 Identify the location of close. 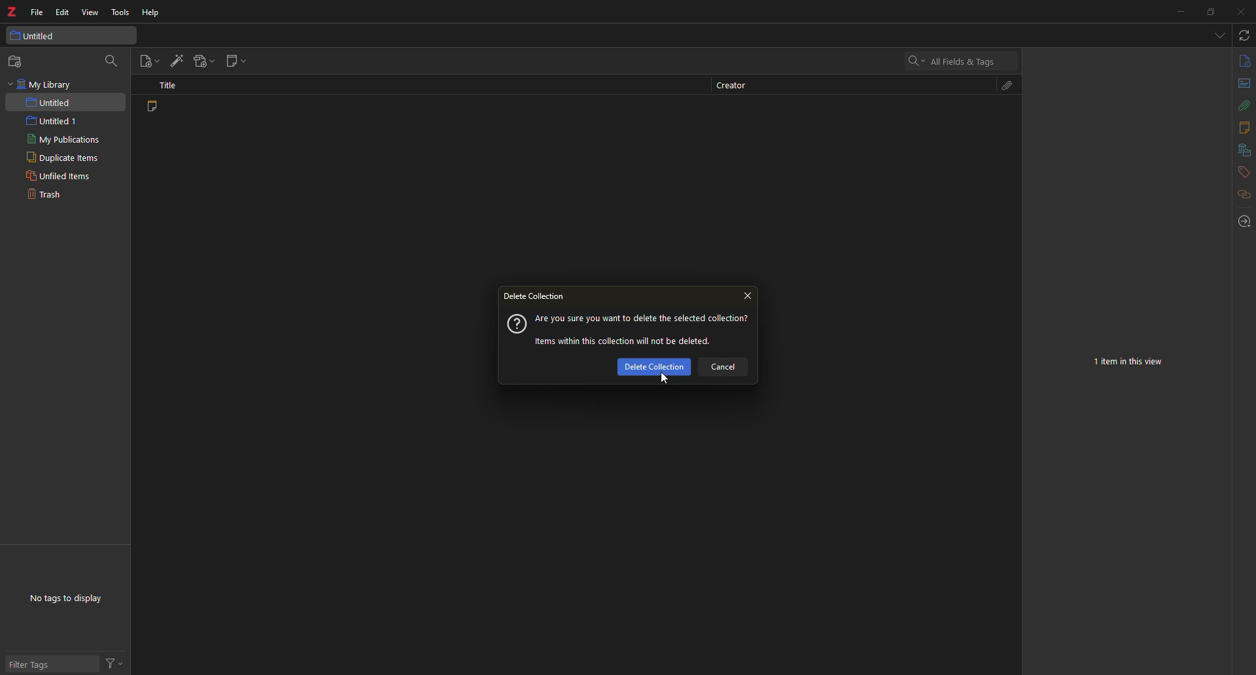
(1242, 11).